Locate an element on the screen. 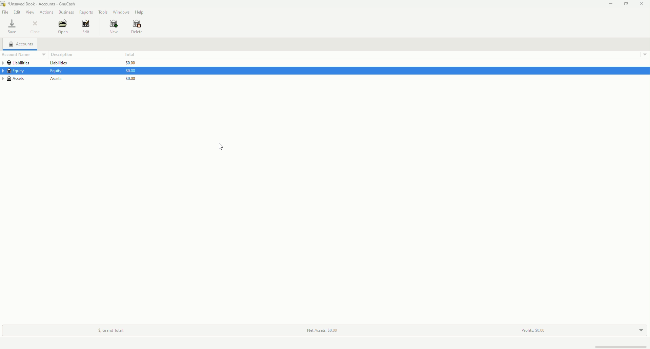 This screenshot has height=349, width=650. New is located at coordinates (112, 27).